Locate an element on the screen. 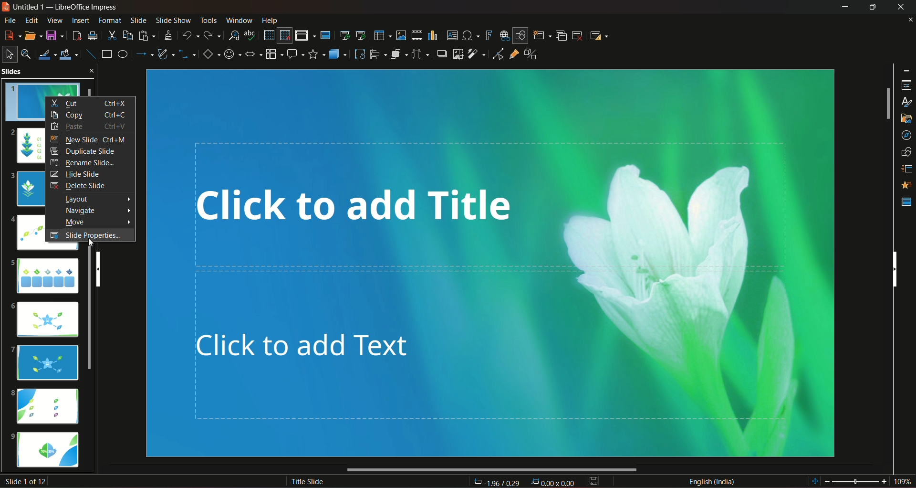 This screenshot has height=488, width=916. table is located at coordinates (381, 34).